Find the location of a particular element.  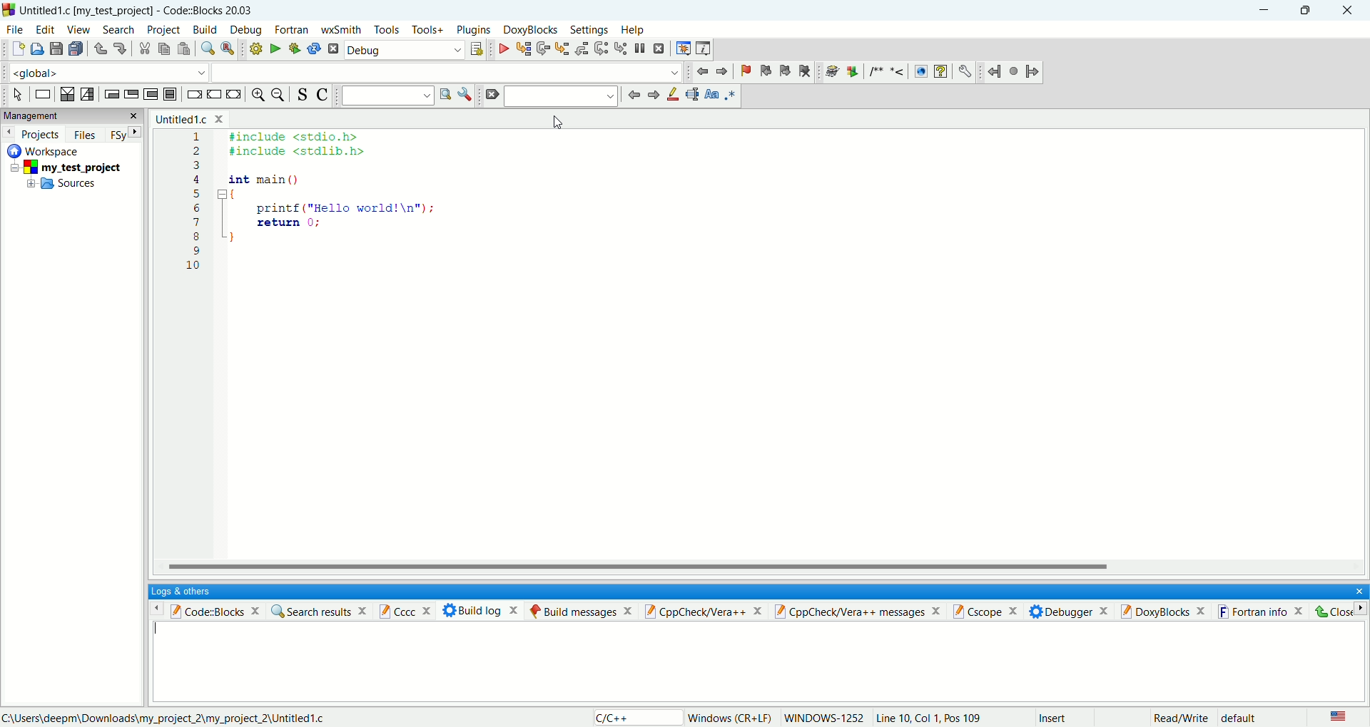

location is located at coordinates (163, 718).